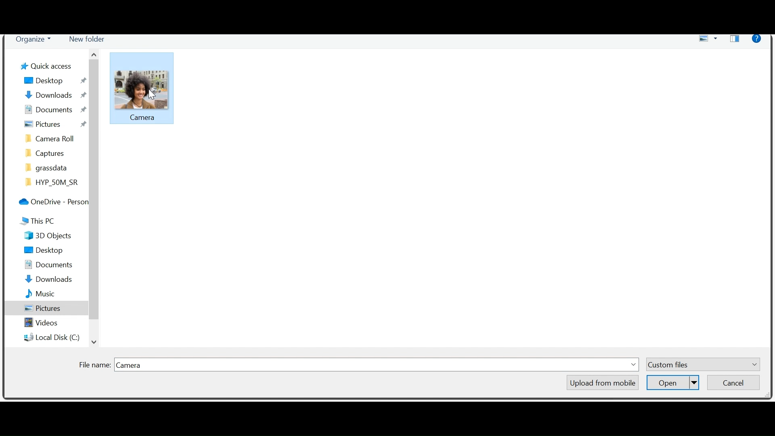 Image resolution: width=775 pixels, height=436 pixels. Describe the element at coordinates (50, 201) in the screenshot. I see `OneDrive` at that location.